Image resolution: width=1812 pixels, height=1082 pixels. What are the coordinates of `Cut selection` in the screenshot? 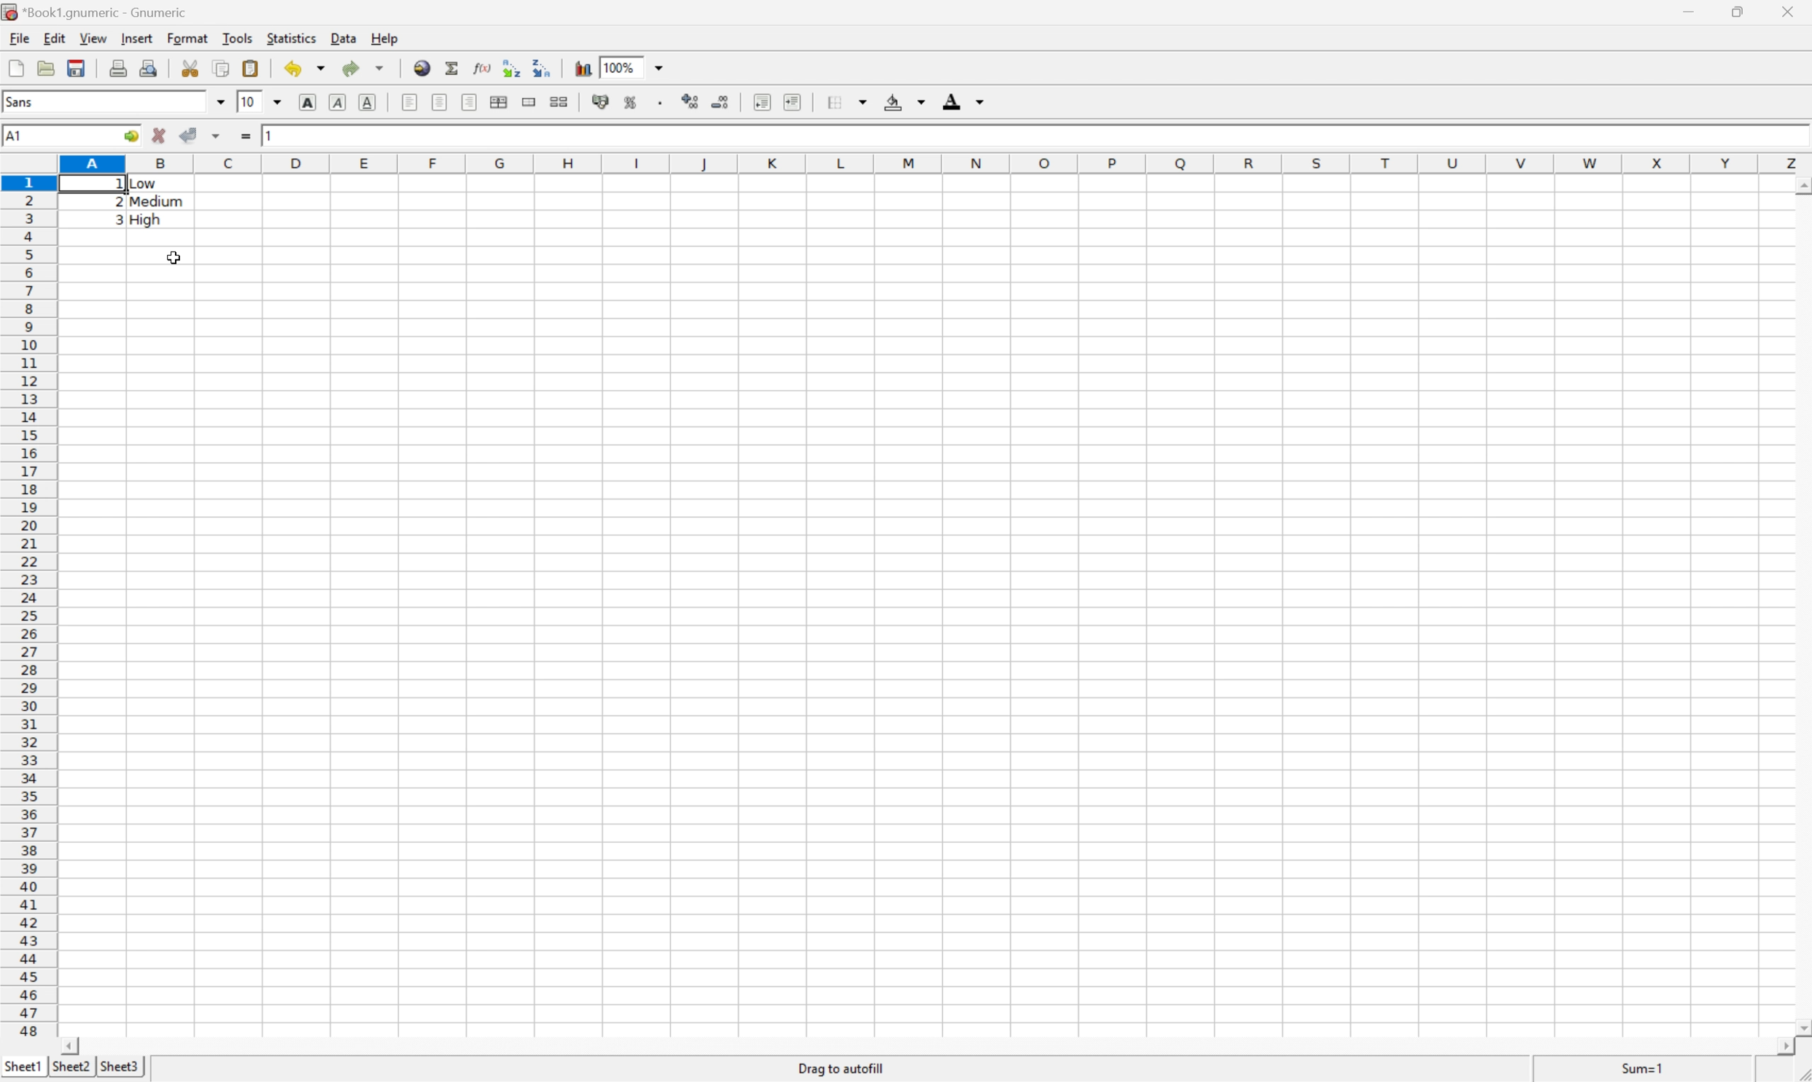 It's located at (190, 68).